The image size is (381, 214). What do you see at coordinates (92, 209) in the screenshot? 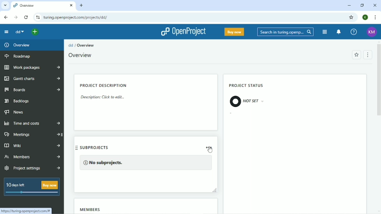
I see `Members` at bounding box center [92, 209].